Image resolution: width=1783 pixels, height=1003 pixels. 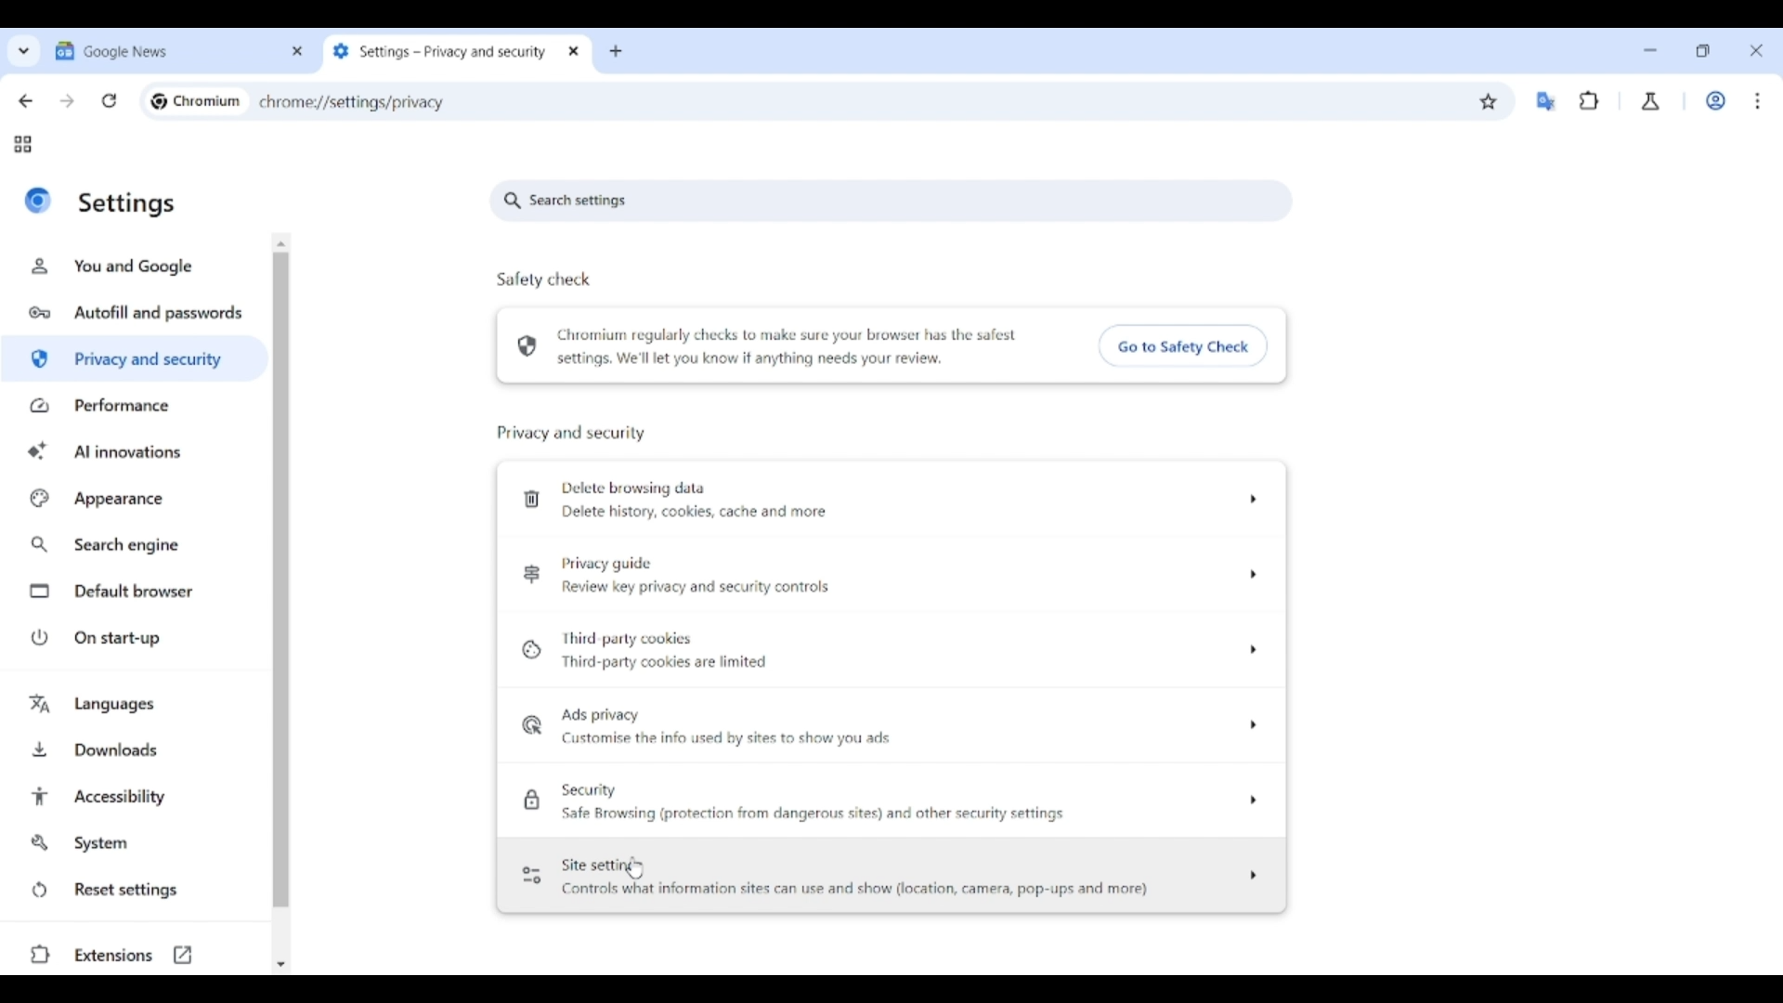 What do you see at coordinates (38, 200) in the screenshot?
I see `Logo of current site` at bounding box center [38, 200].